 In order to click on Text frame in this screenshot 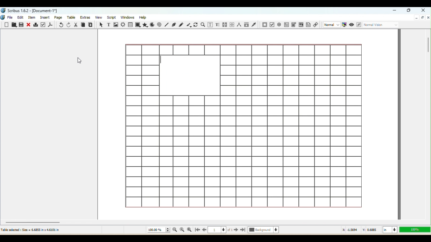, I will do `click(108, 24)`.